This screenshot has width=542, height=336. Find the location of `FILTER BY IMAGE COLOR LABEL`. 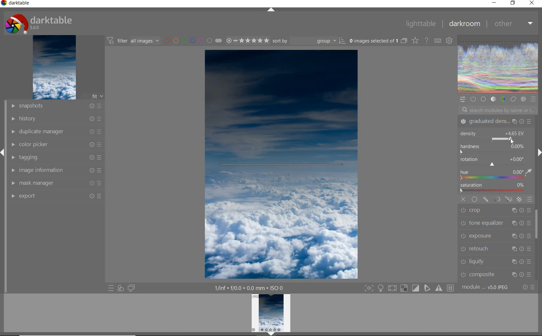

FILTER BY IMAGE COLOR LABEL is located at coordinates (193, 40).